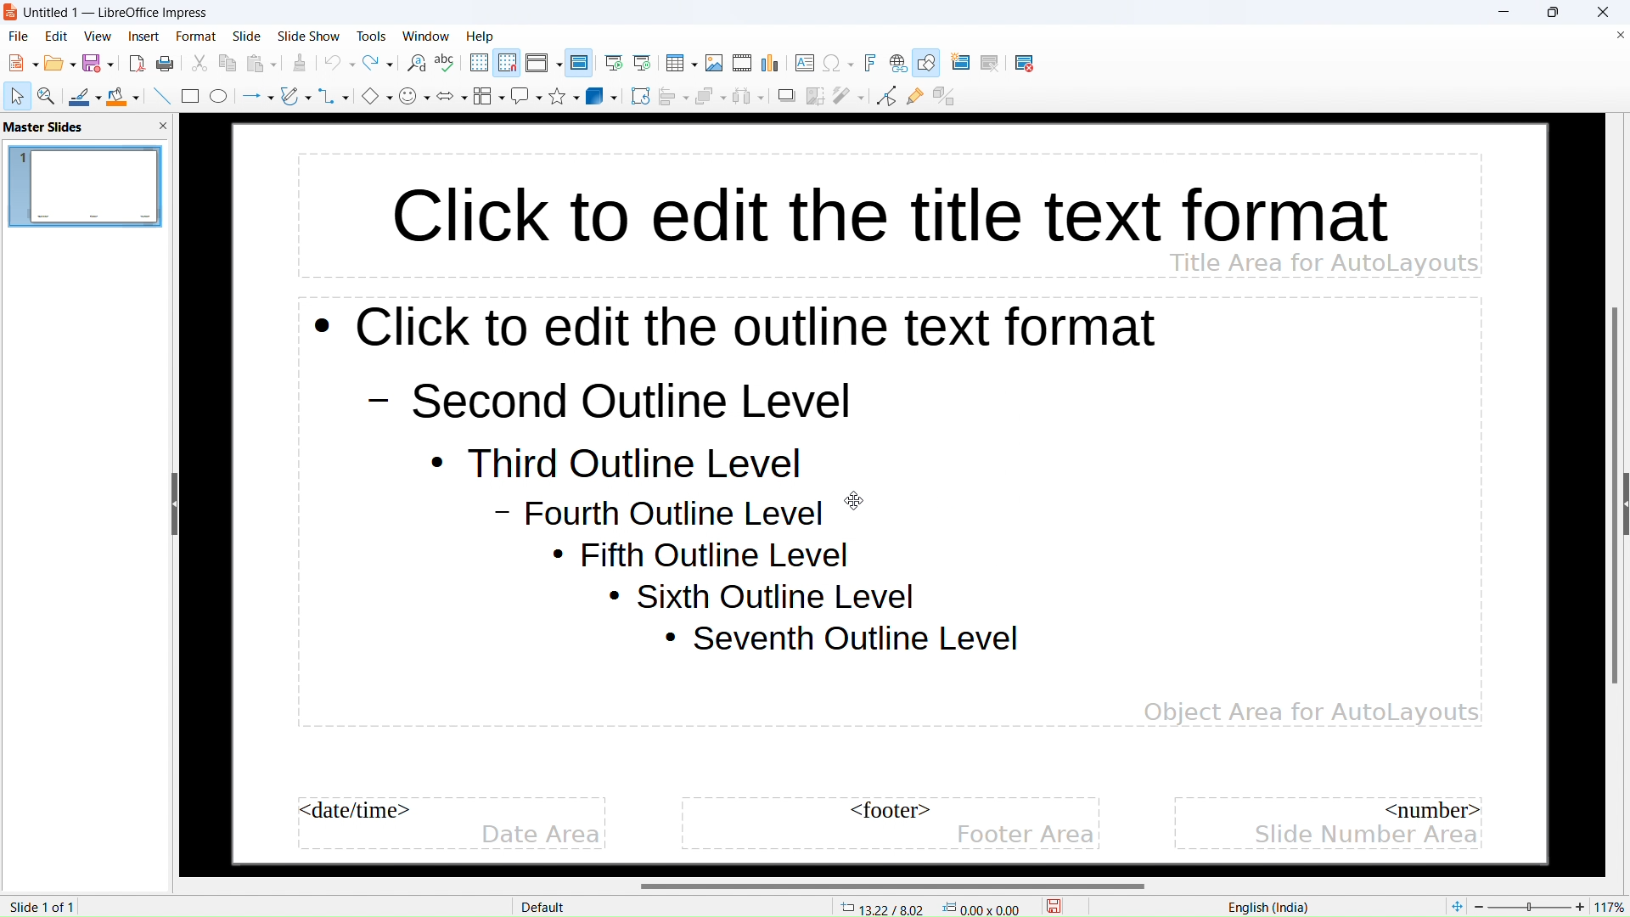 The image size is (1630, 917). Describe the element at coordinates (372, 37) in the screenshot. I see `tools` at that location.